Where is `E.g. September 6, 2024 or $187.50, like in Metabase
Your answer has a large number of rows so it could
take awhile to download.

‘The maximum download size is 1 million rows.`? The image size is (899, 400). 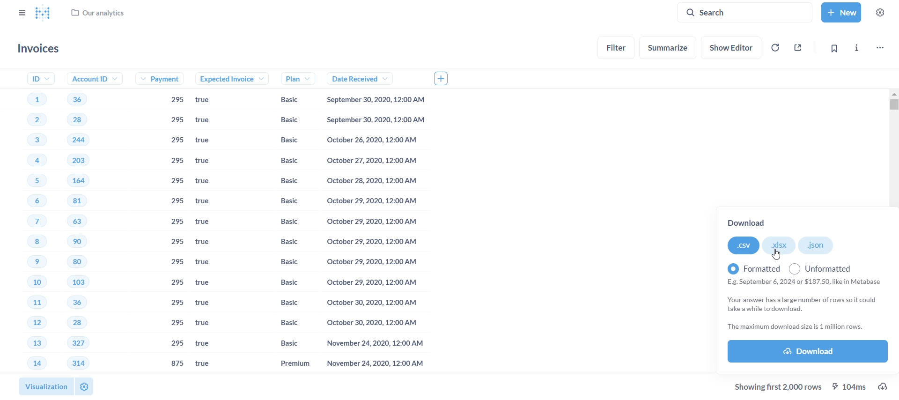
E.g. September 6, 2024 or $187.50, like in Metabase
Your answer has a large number of rows so it could
take awhile to download.

‘The maximum download size is 1 million rows. is located at coordinates (806, 305).